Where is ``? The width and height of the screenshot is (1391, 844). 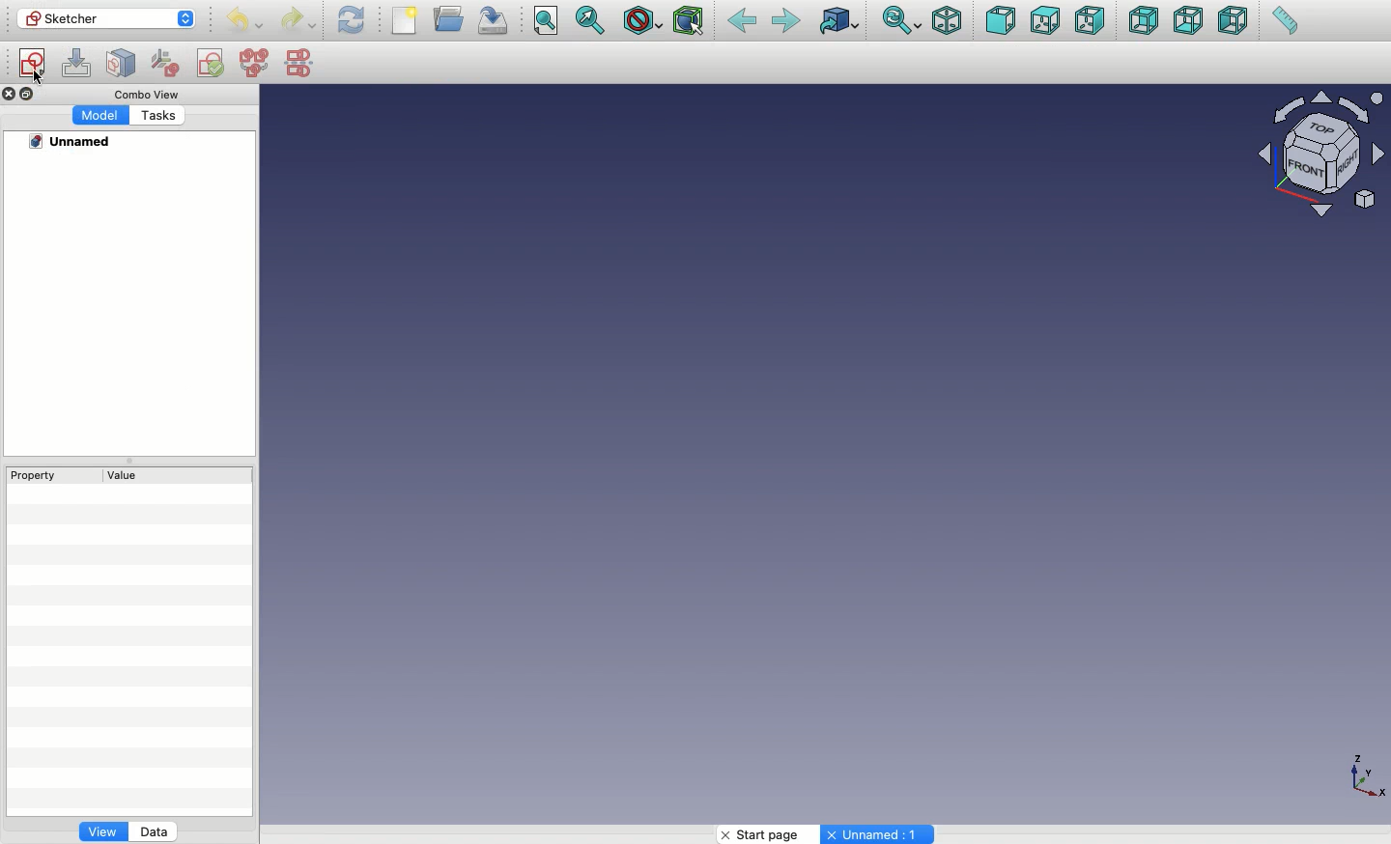
 is located at coordinates (73, 142).